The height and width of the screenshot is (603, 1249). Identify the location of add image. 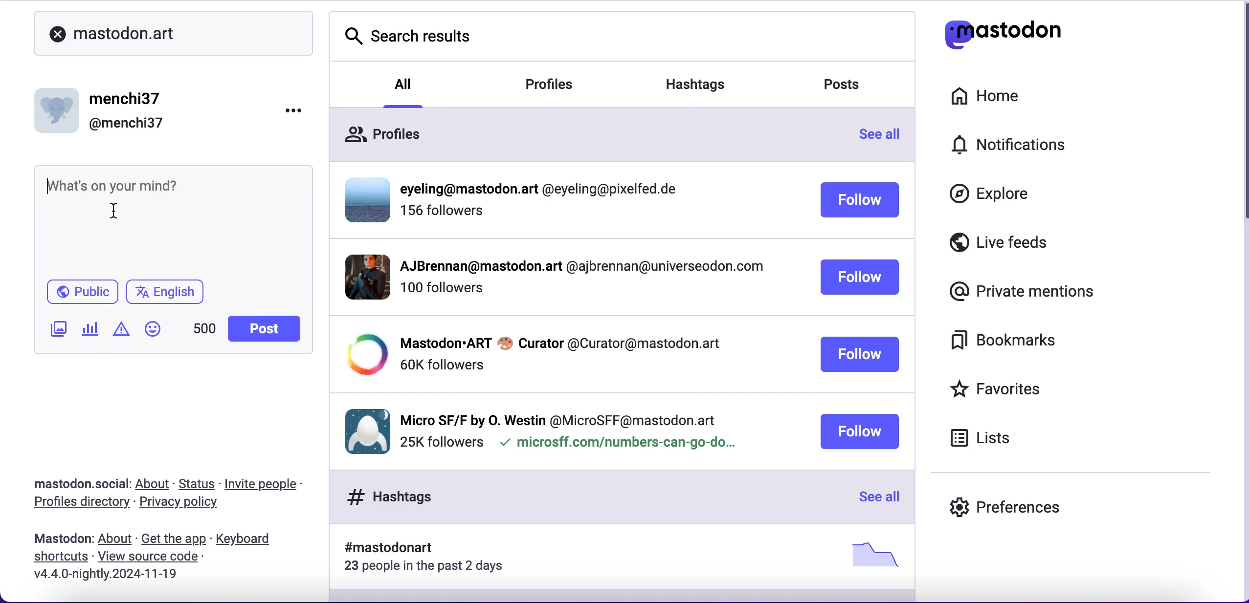
(56, 329).